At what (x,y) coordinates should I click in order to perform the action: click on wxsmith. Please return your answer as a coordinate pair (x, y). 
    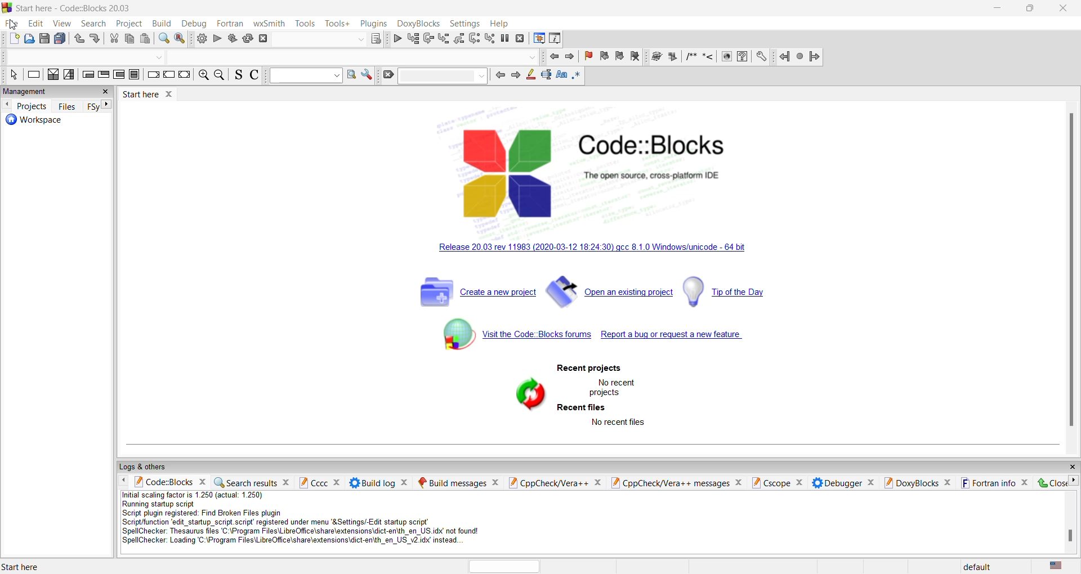
    Looking at the image, I should click on (269, 22).